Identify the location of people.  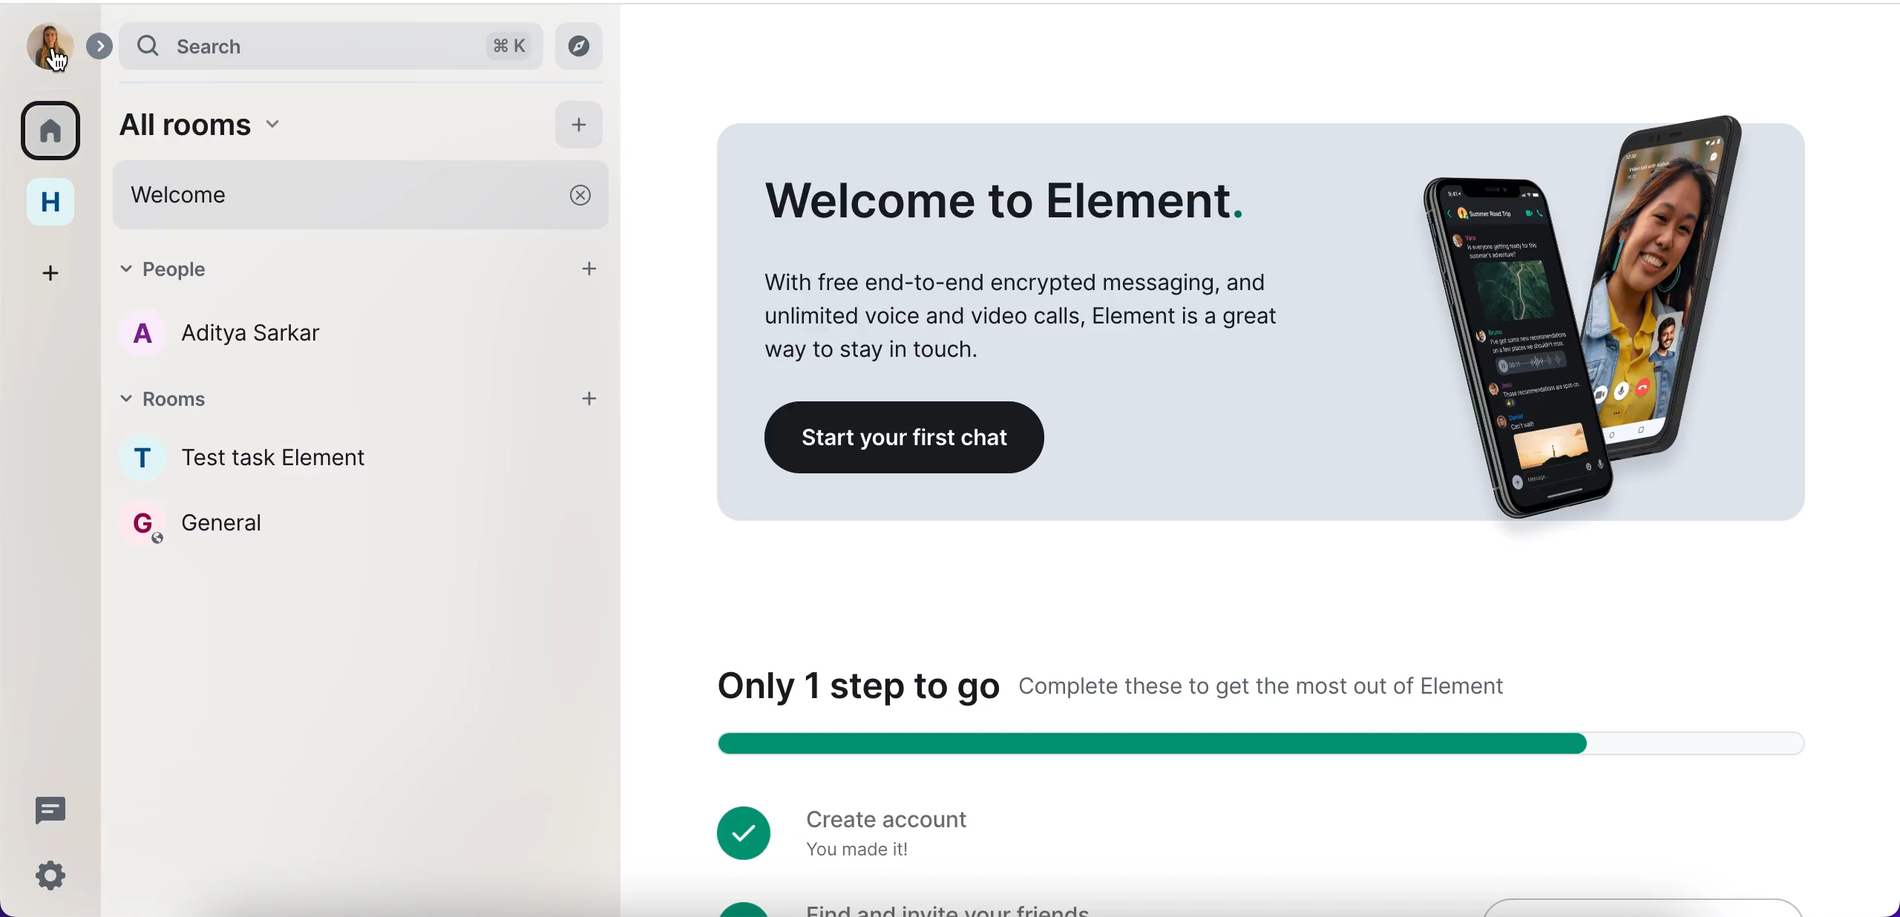
(323, 272).